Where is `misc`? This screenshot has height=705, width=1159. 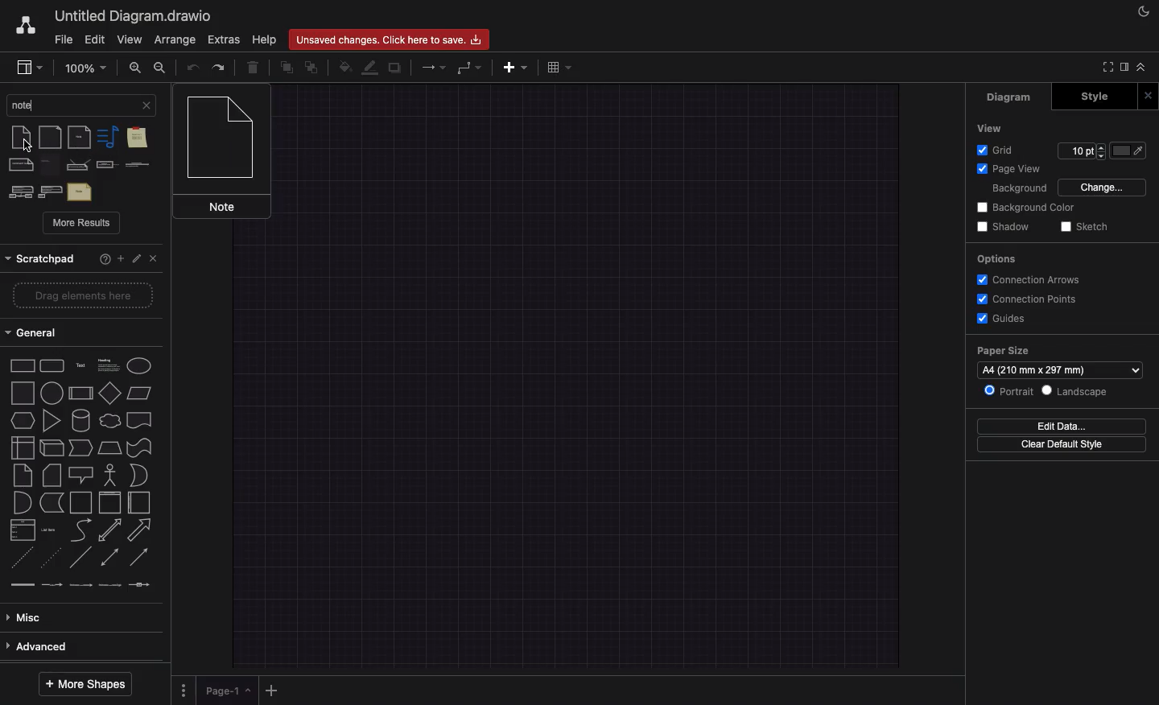
misc is located at coordinates (76, 616).